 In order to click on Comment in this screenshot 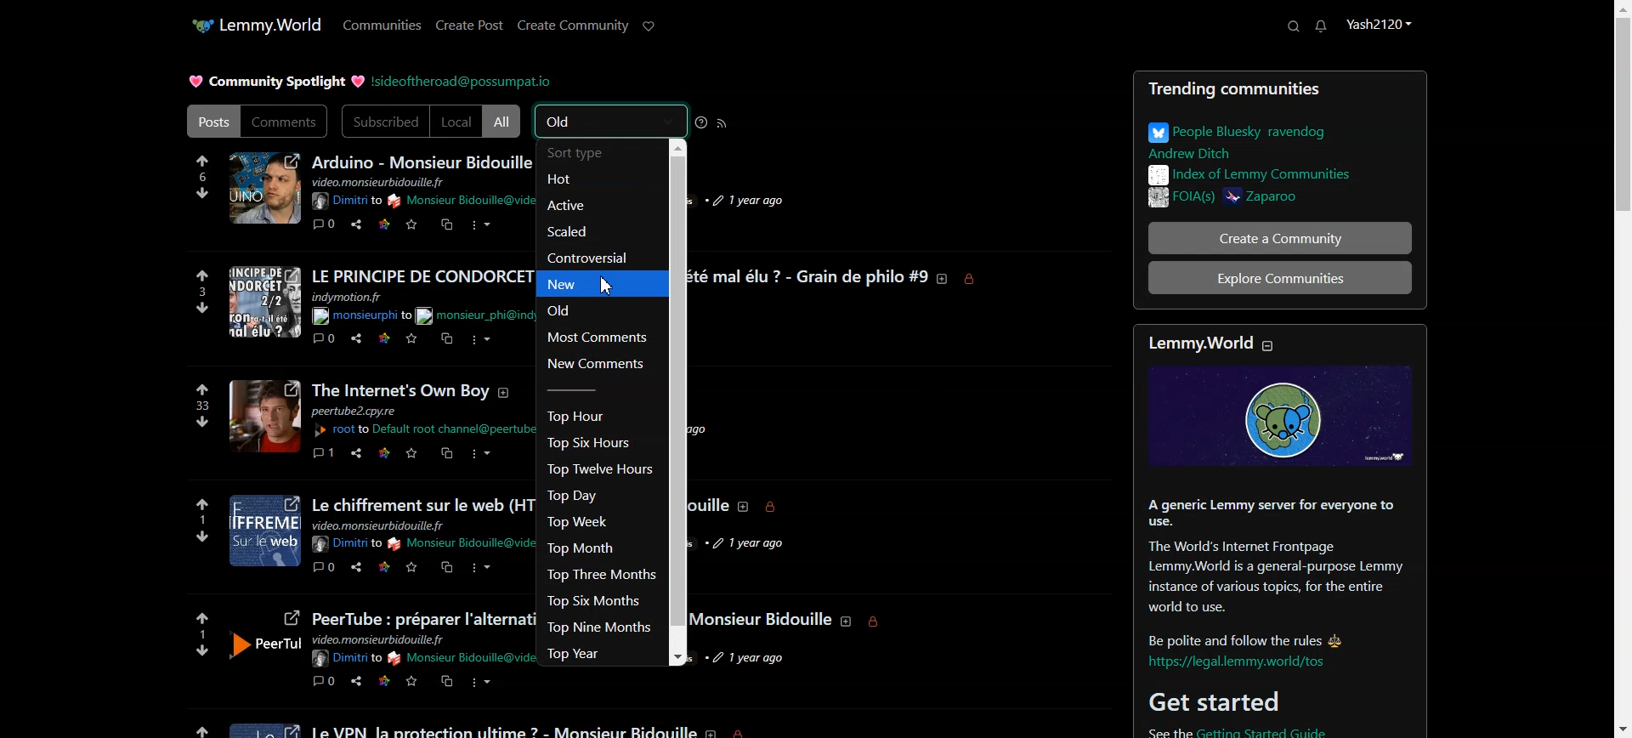, I will do `click(325, 224)`.